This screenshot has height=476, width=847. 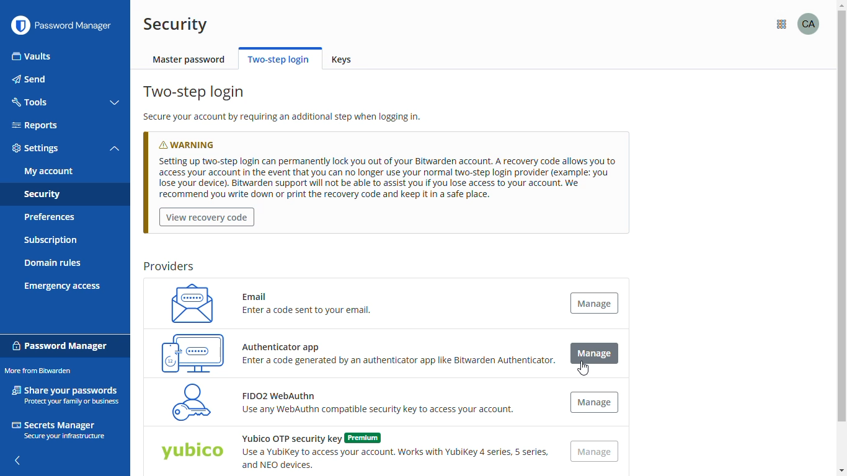 What do you see at coordinates (188, 302) in the screenshot?
I see `email` at bounding box center [188, 302].